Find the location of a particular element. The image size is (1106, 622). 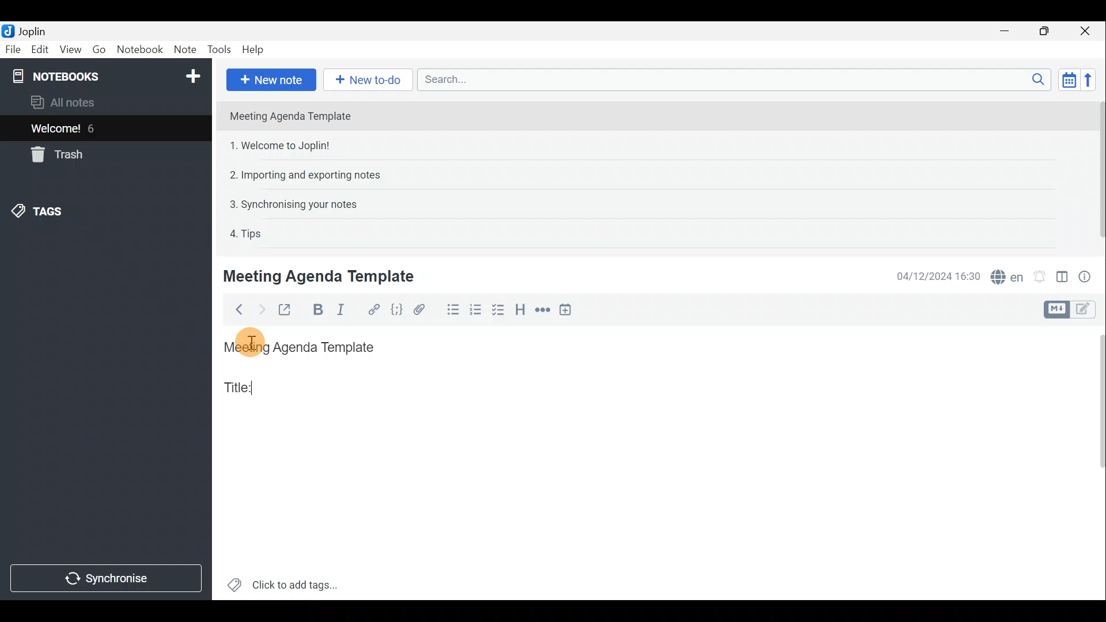

04/12/2024 16:30 is located at coordinates (933, 275).